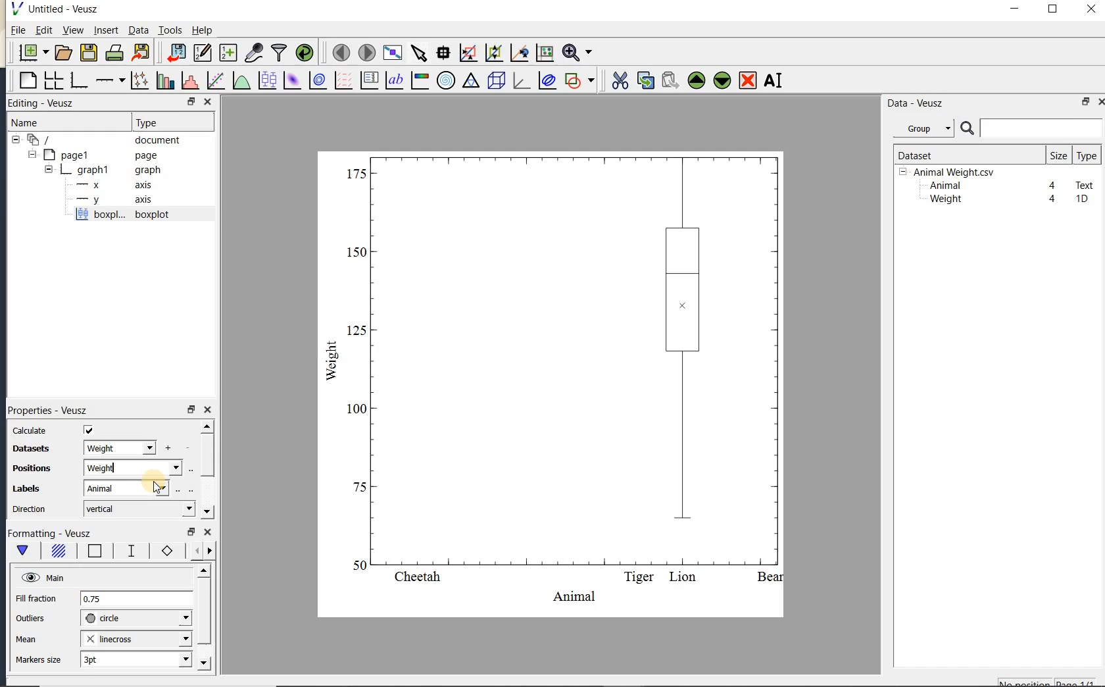 This screenshot has height=687, width=1105. I want to click on main formatting, so click(22, 553).